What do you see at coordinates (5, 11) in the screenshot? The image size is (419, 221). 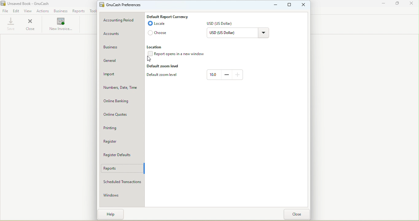 I see `File` at bounding box center [5, 11].